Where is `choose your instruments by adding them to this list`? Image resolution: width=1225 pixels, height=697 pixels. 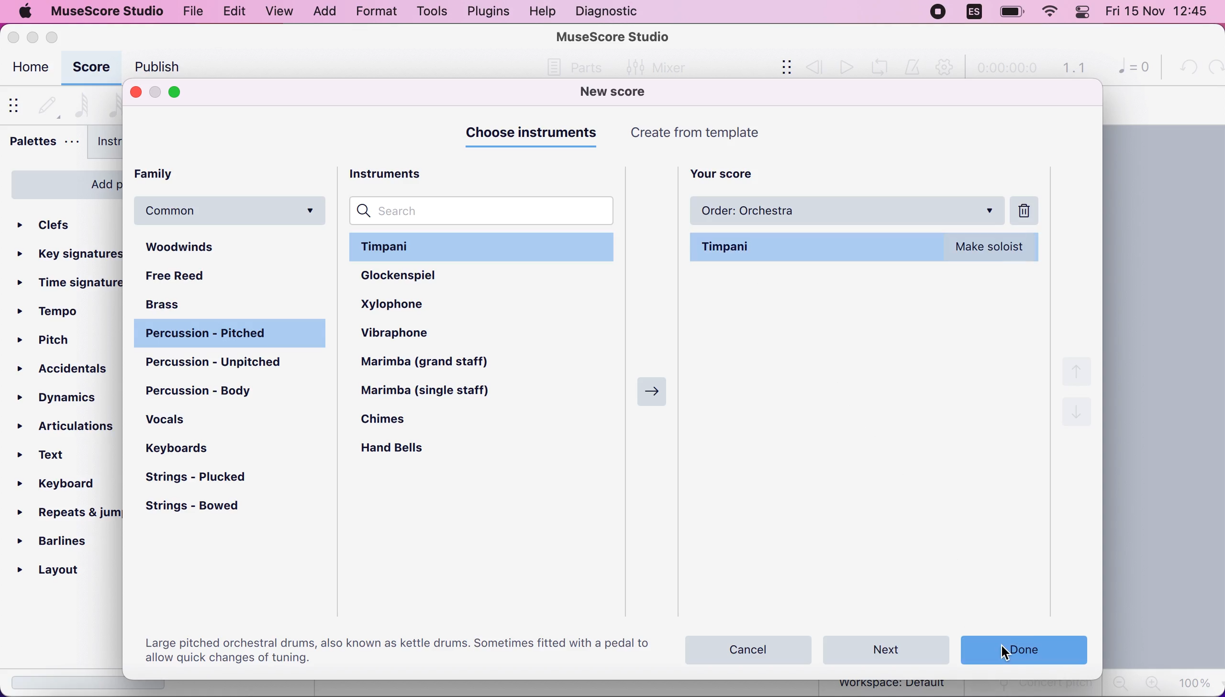 choose your instruments by adding them to this list is located at coordinates (872, 432).